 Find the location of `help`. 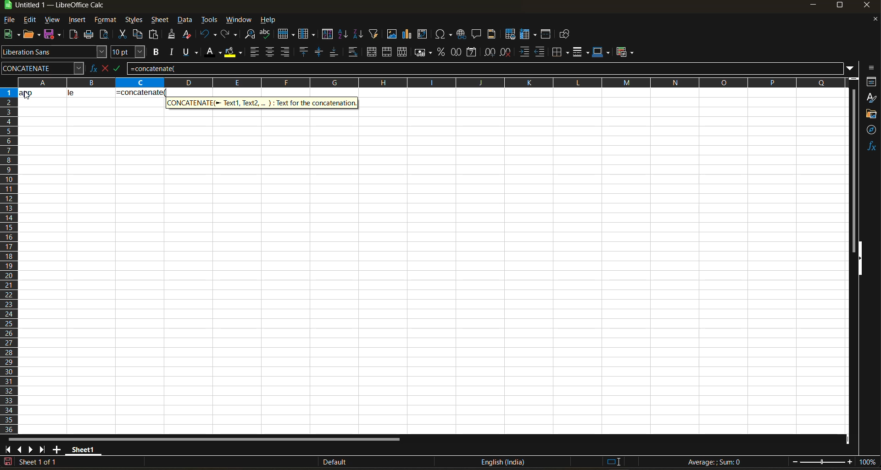

help is located at coordinates (271, 21).